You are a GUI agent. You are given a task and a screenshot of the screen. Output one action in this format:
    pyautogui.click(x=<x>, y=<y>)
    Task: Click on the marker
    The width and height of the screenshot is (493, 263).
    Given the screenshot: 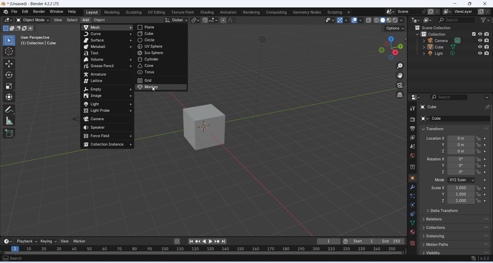 What is the action you would take?
    pyautogui.click(x=80, y=241)
    